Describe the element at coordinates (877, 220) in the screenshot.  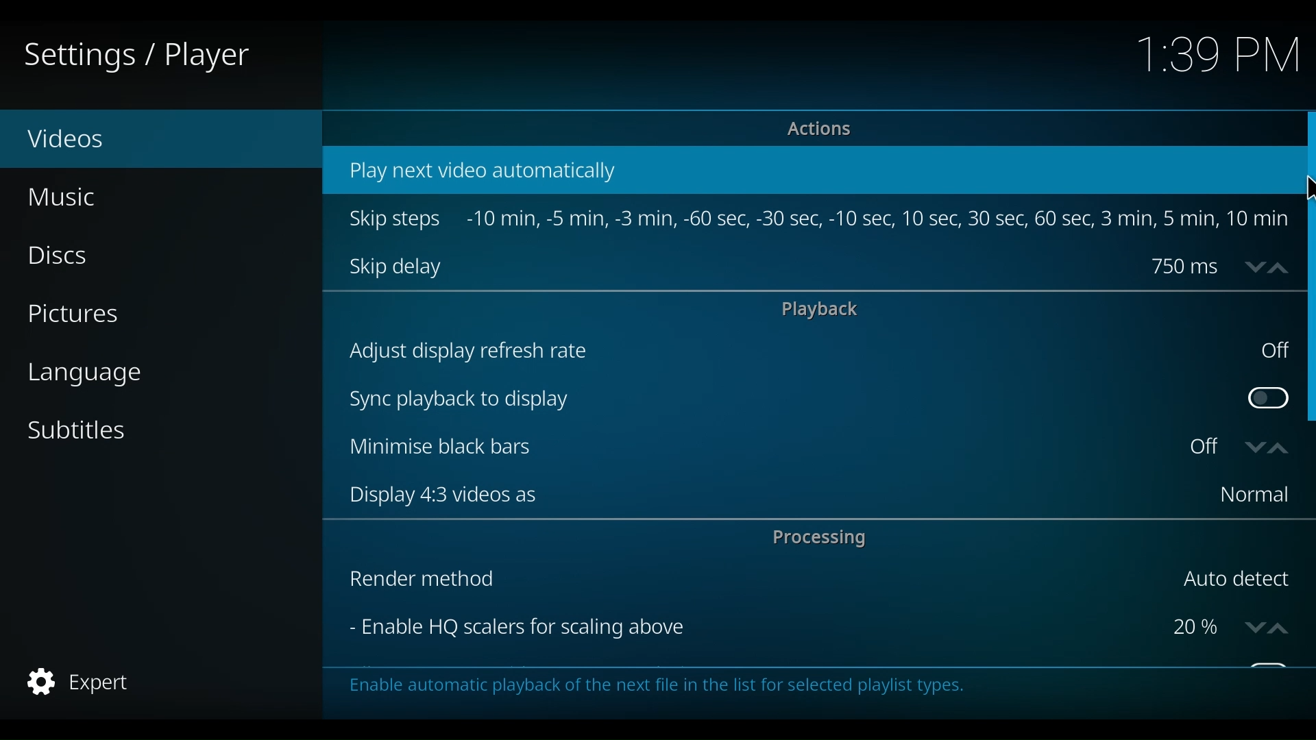
I see `-10 min, -5 min, -3min, -60sec, -30sec, -10sec, -10sec, 10se, 30sec, 60sec, 3min, 5min, 10 min` at that location.